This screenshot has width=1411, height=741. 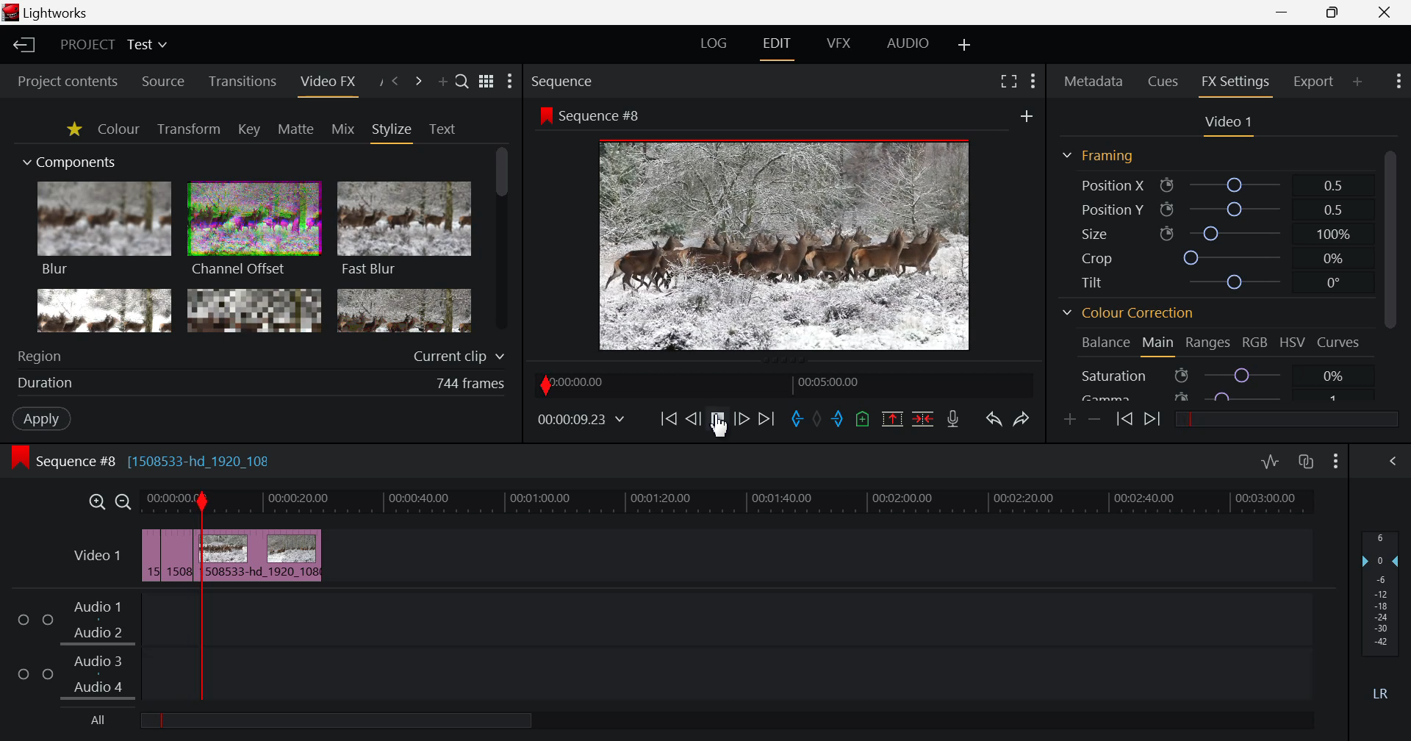 I want to click on Toggle auto track sync, so click(x=1307, y=462).